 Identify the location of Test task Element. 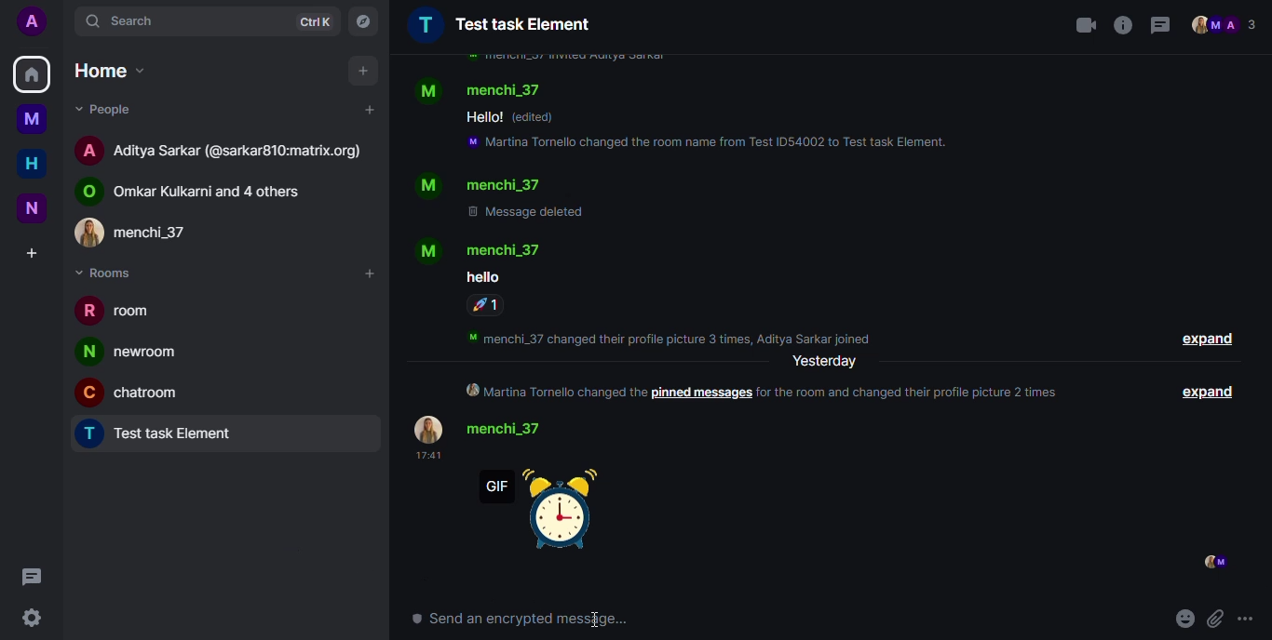
(500, 24).